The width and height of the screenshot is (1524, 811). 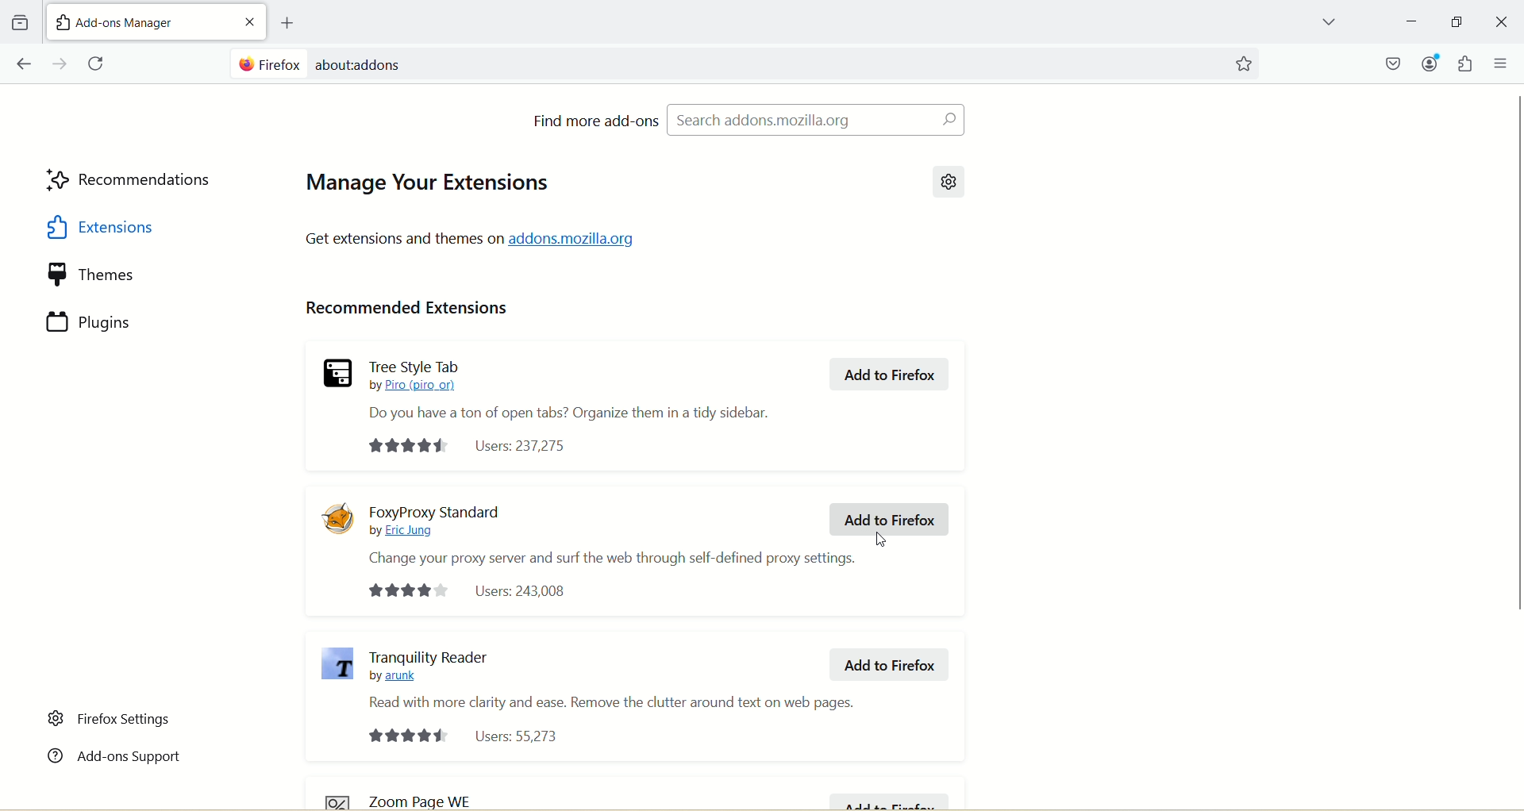 What do you see at coordinates (891, 665) in the screenshot?
I see `Add to Firefox` at bounding box center [891, 665].